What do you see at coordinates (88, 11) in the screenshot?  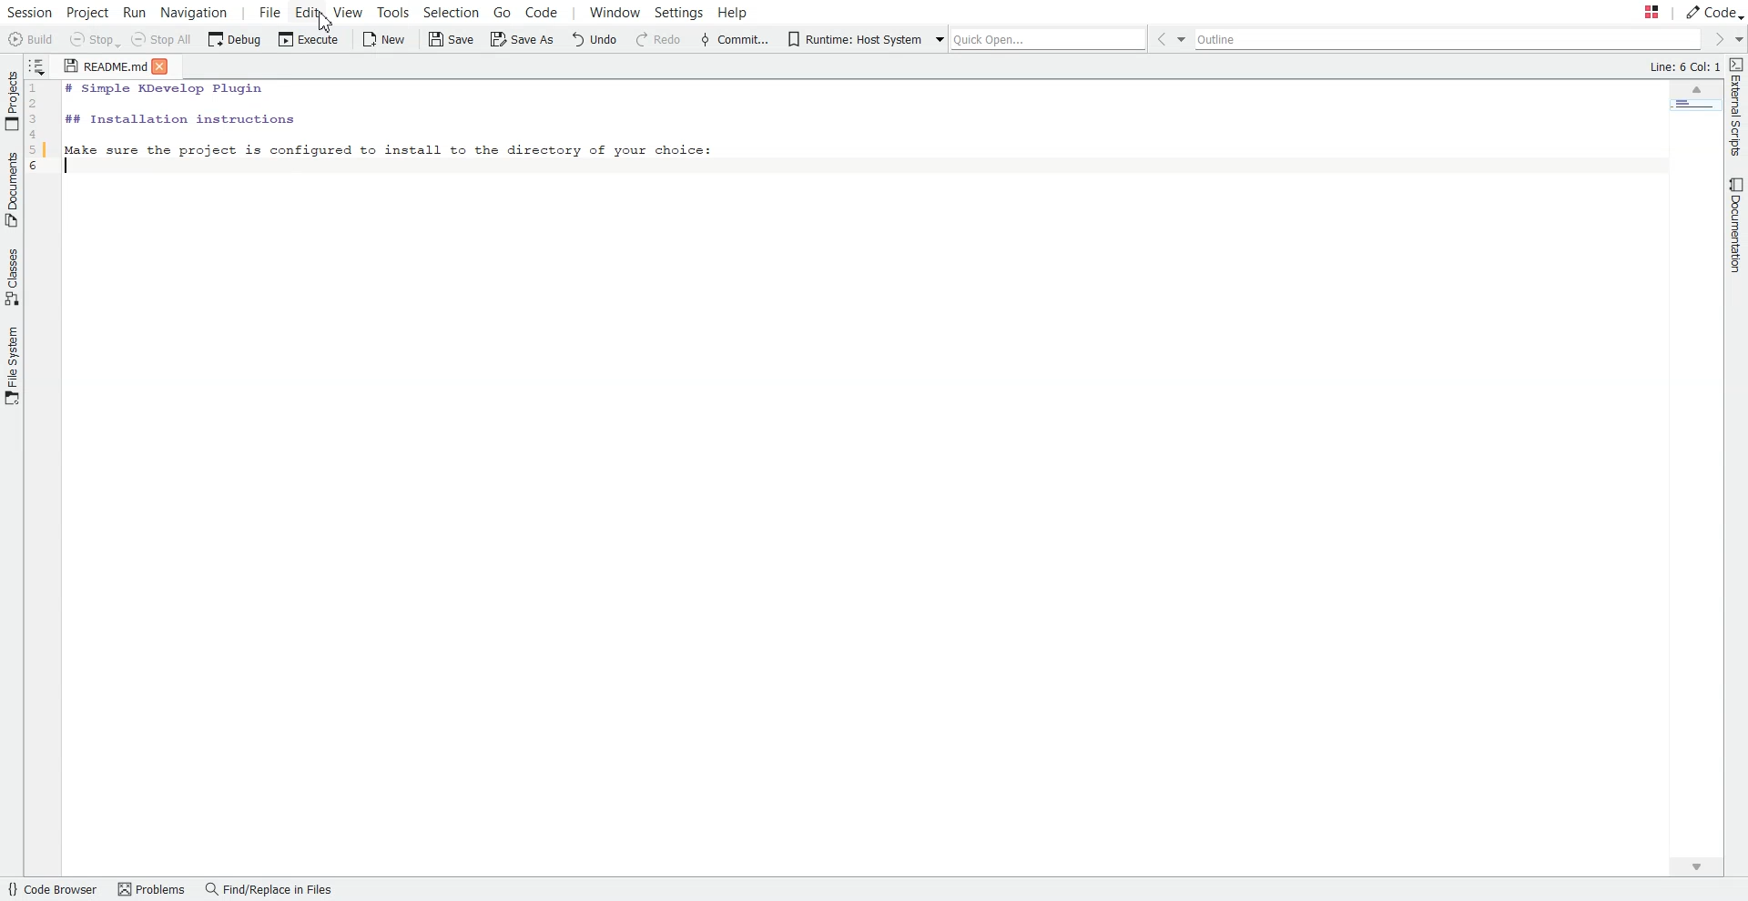 I see `Project` at bounding box center [88, 11].